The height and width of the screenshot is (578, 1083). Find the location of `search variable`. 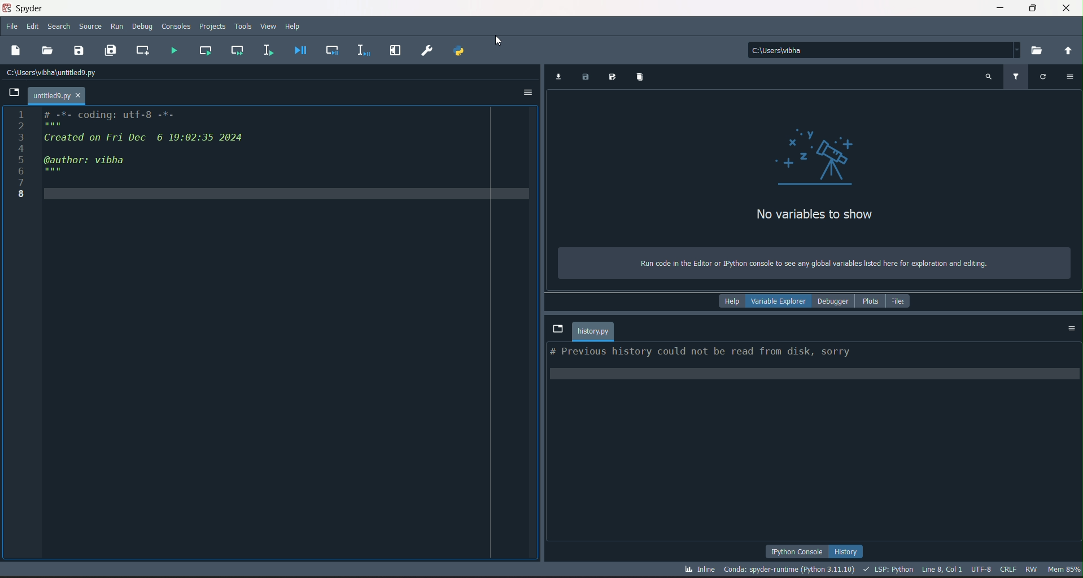

search variable is located at coordinates (987, 77).